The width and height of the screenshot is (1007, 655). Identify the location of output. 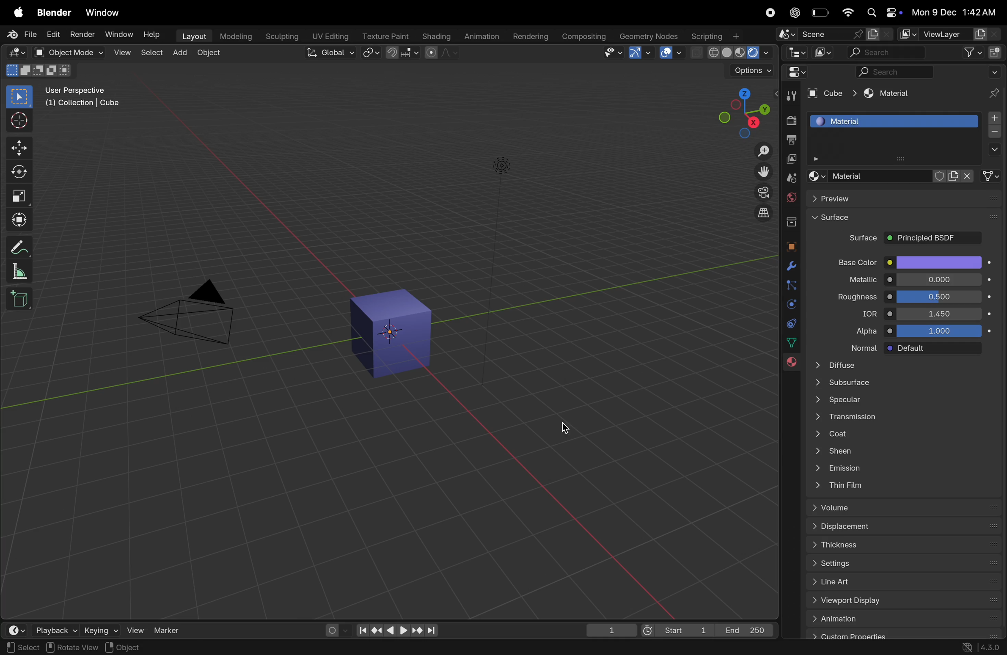
(790, 141).